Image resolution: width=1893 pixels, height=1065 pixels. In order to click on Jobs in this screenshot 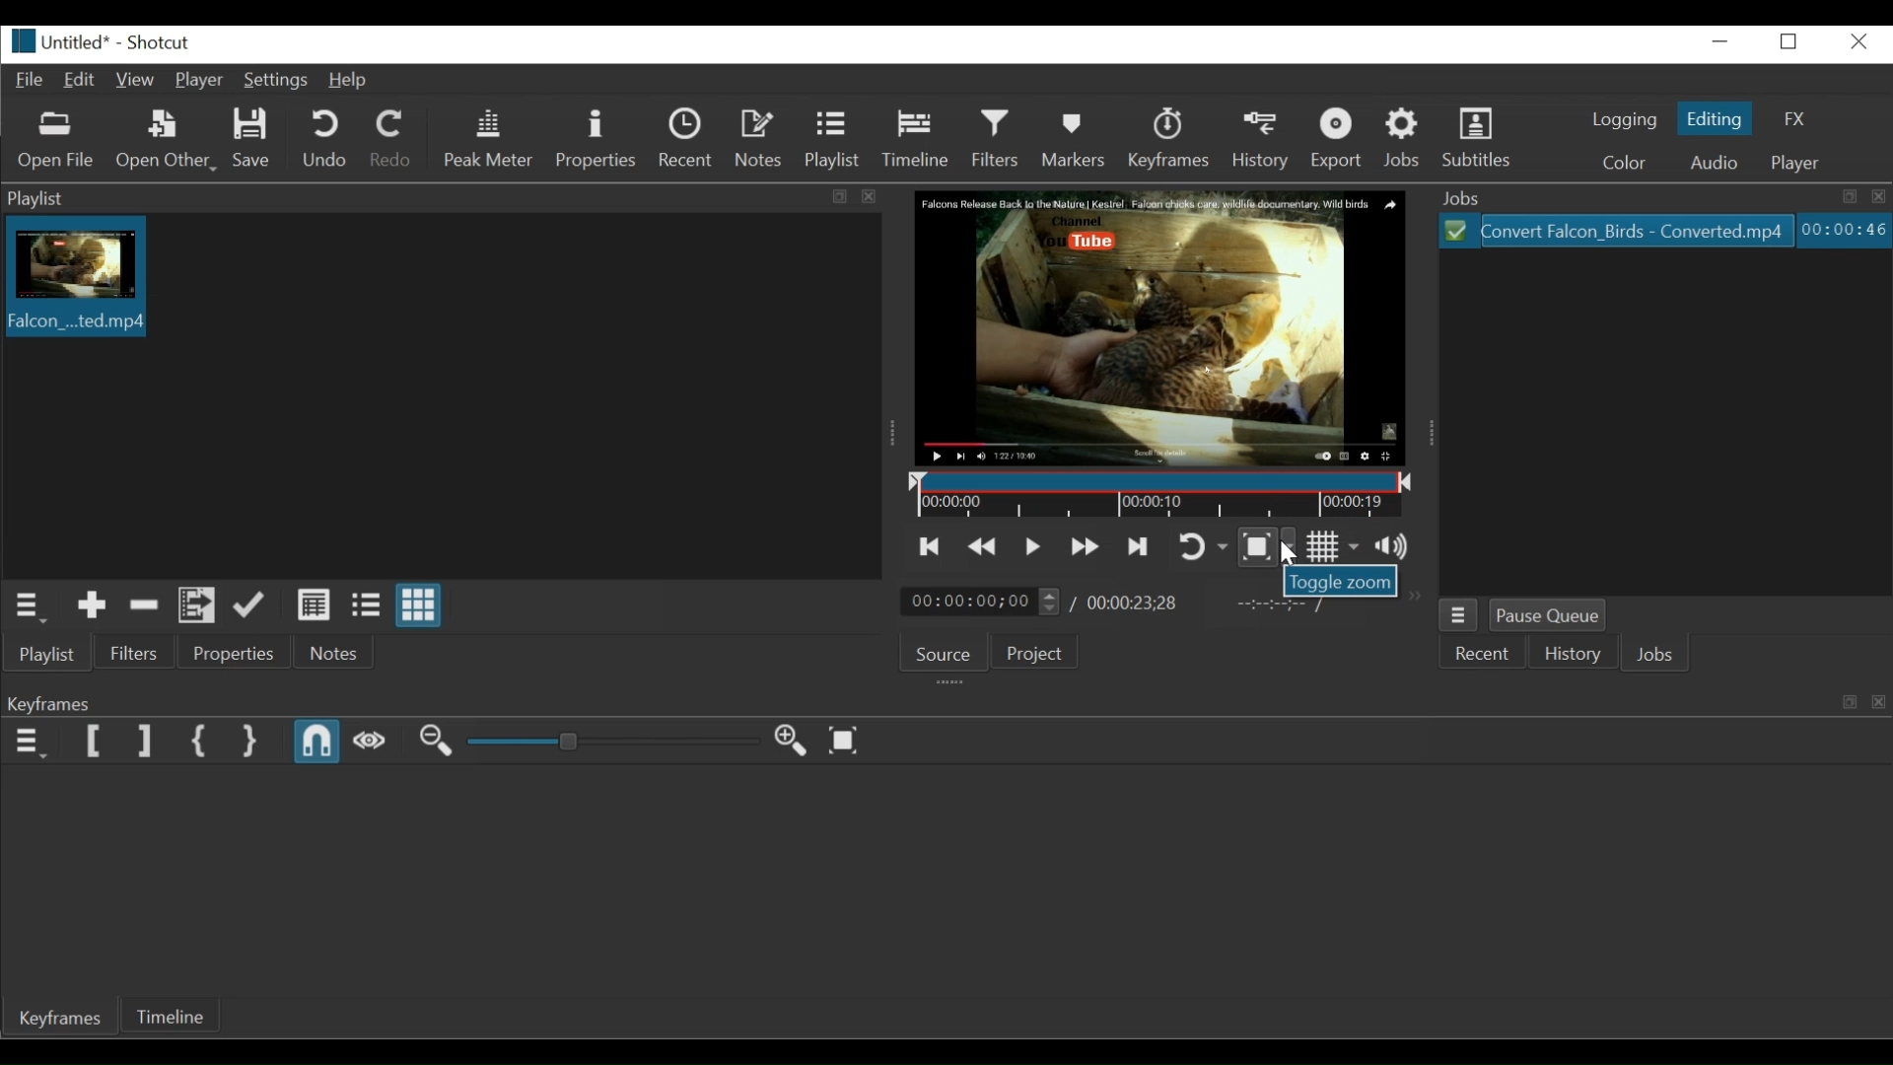, I will do `click(1403, 139)`.